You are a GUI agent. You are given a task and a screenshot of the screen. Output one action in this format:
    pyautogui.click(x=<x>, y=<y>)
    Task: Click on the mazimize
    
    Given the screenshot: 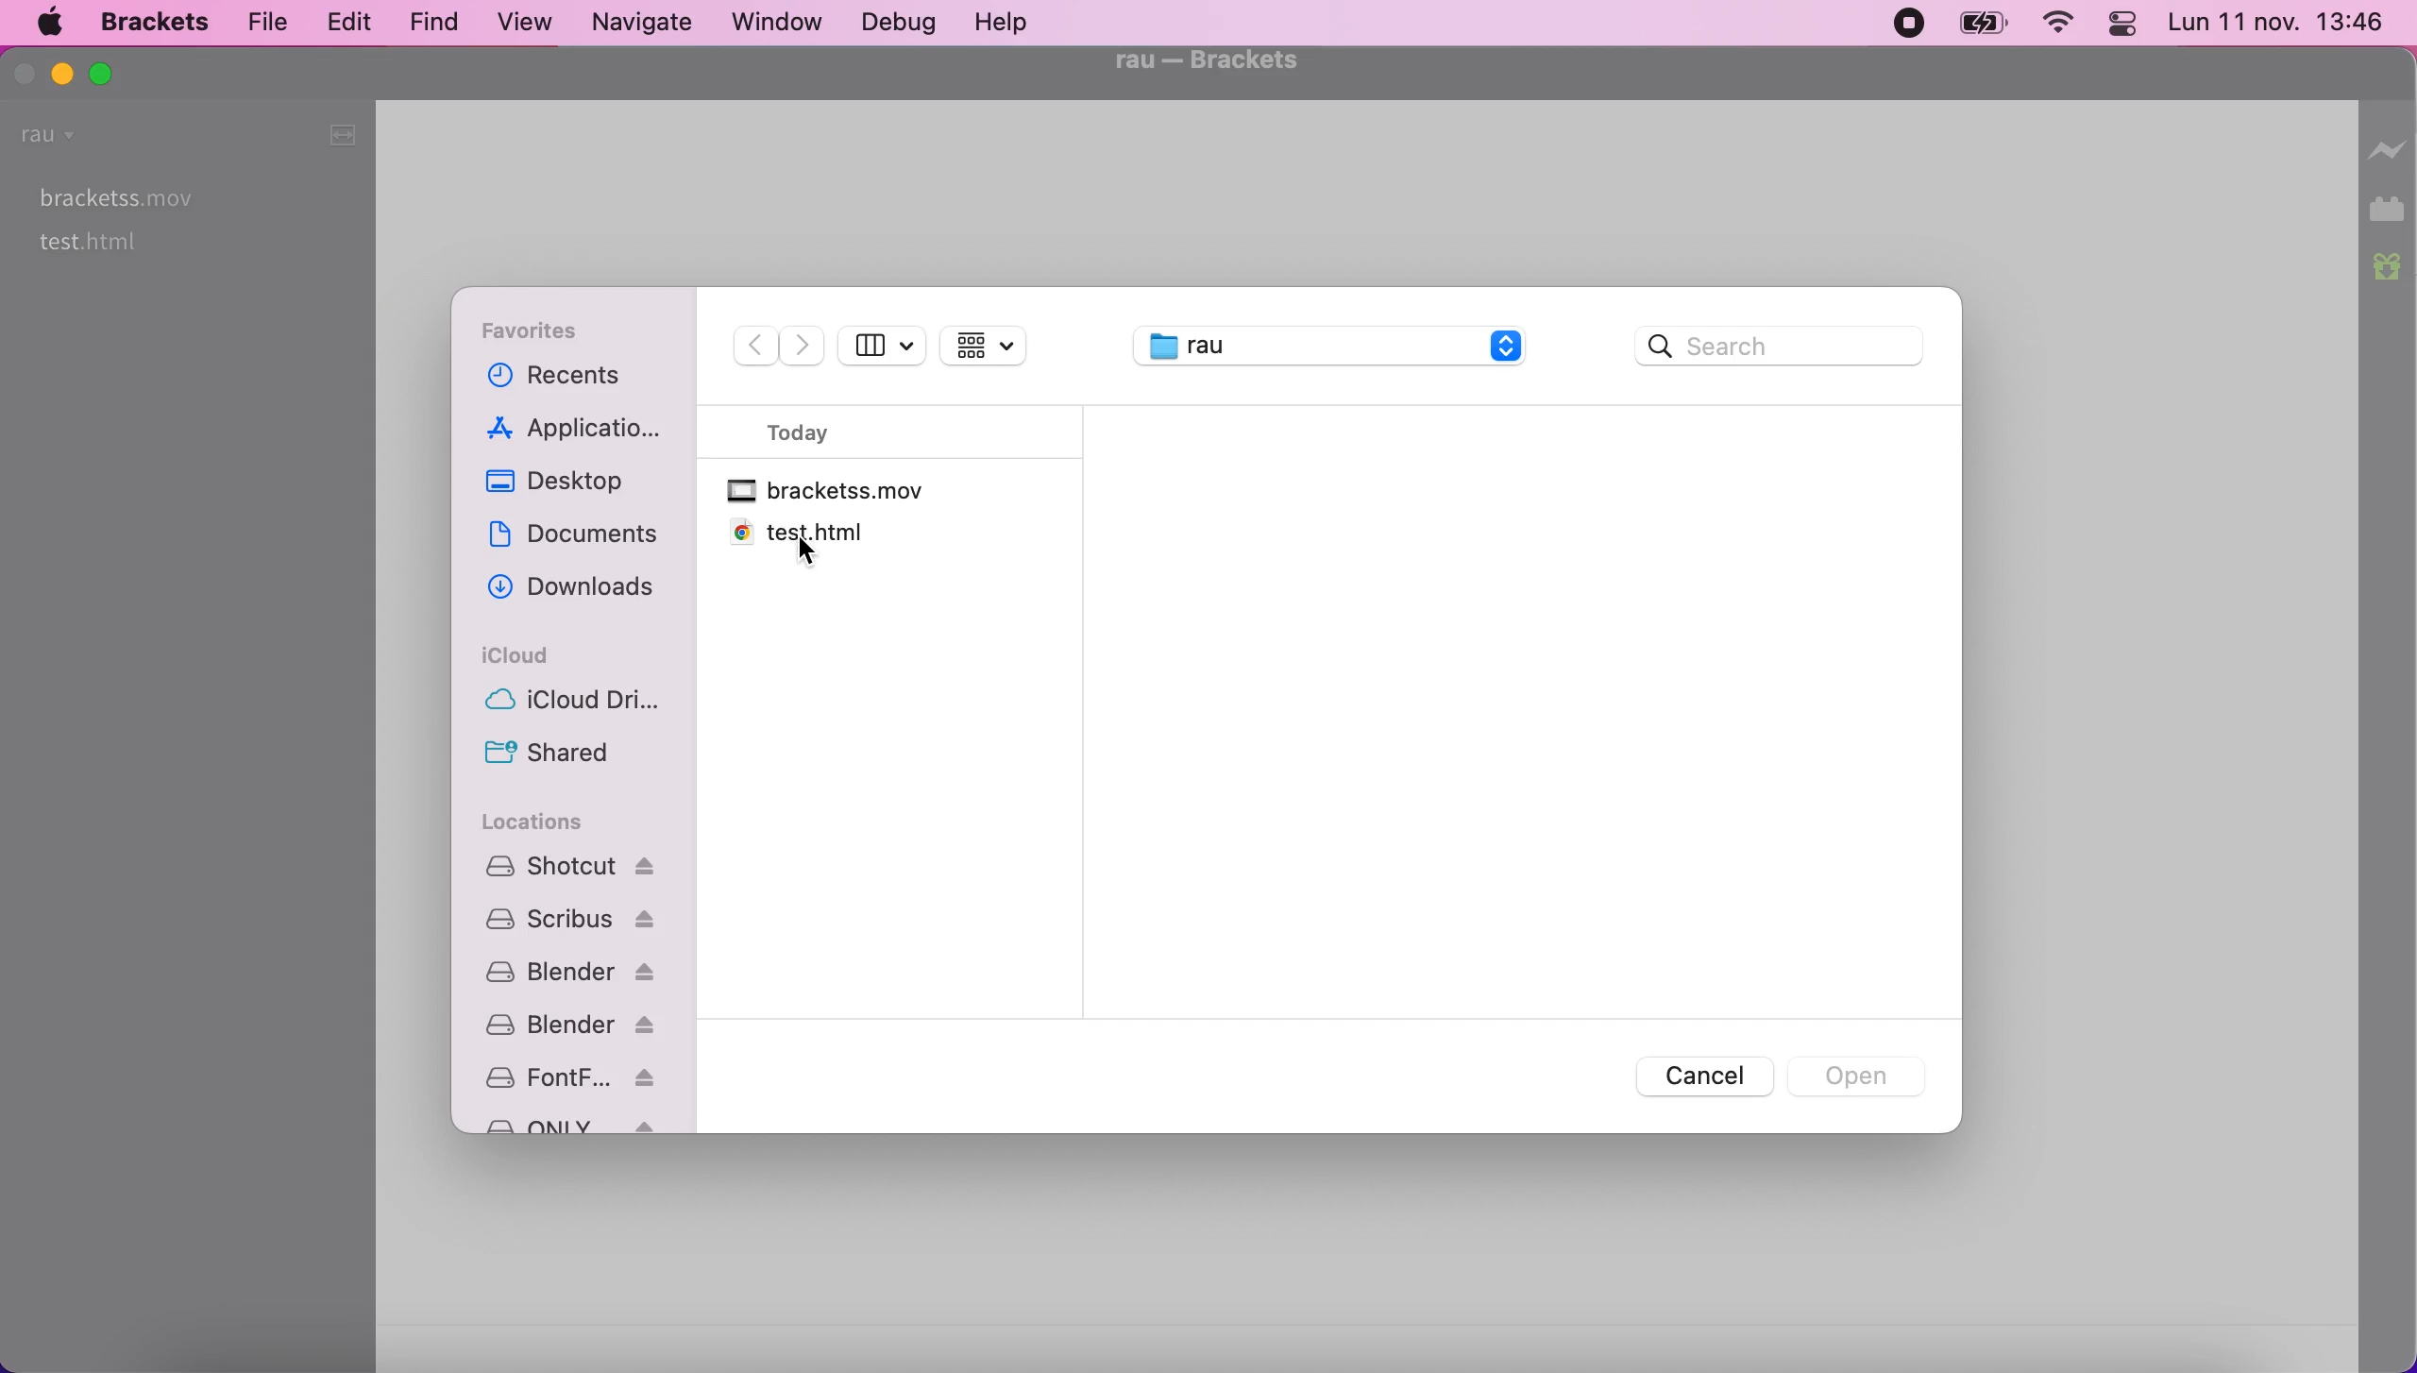 What is the action you would take?
    pyautogui.click(x=108, y=77)
    